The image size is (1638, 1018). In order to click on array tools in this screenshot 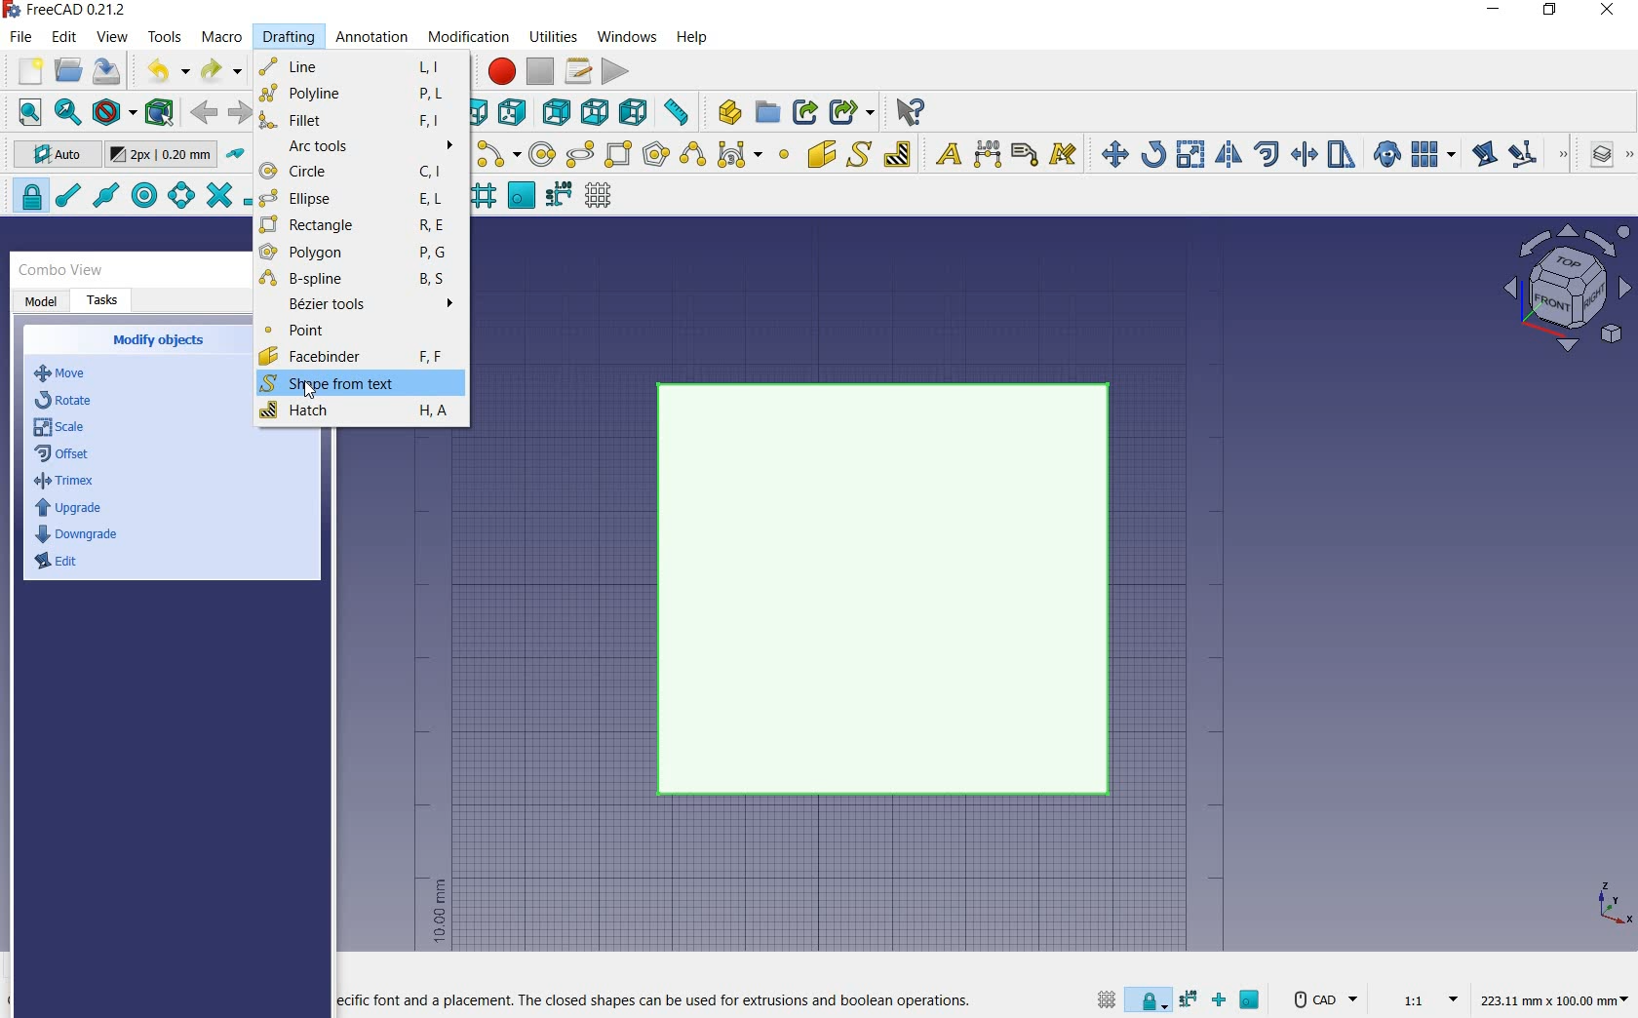, I will do `click(1434, 156)`.